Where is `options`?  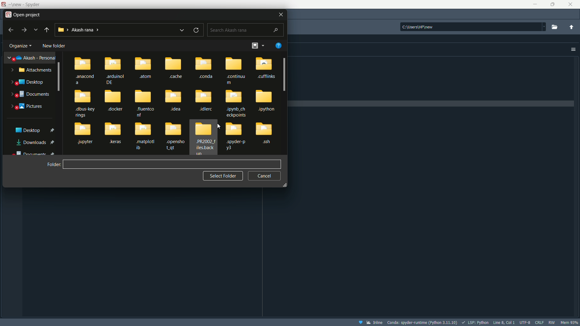 options is located at coordinates (573, 50).